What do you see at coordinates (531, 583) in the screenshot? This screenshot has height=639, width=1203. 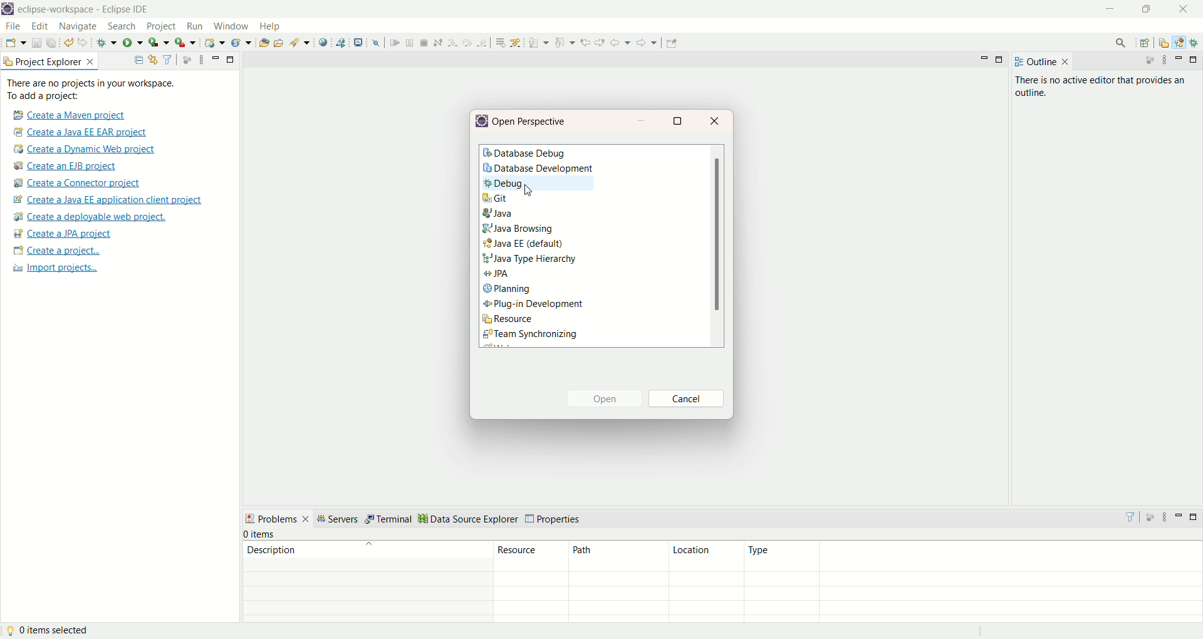 I see `resources` at bounding box center [531, 583].